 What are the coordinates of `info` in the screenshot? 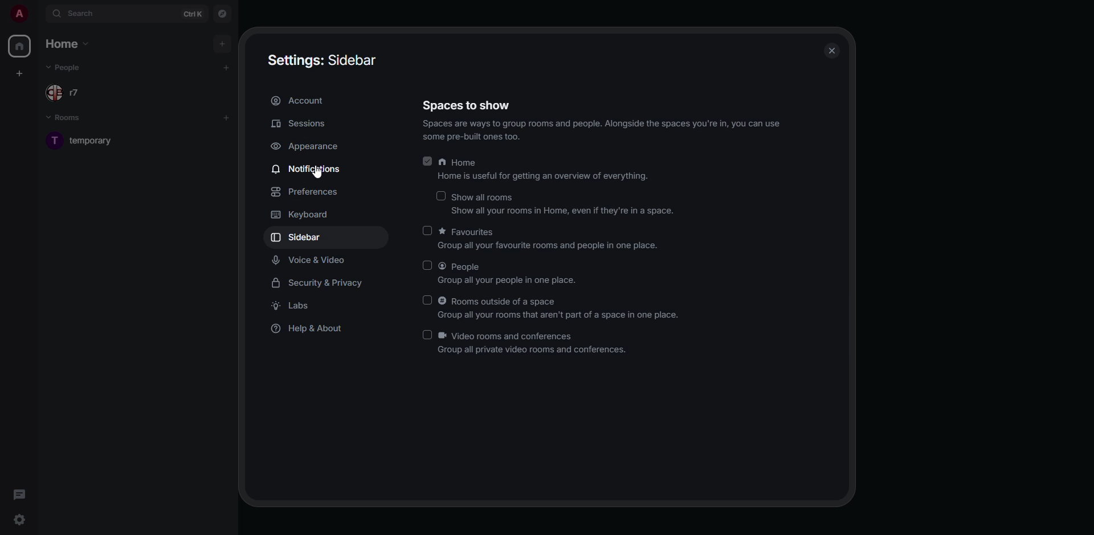 It's located at (600, 131).